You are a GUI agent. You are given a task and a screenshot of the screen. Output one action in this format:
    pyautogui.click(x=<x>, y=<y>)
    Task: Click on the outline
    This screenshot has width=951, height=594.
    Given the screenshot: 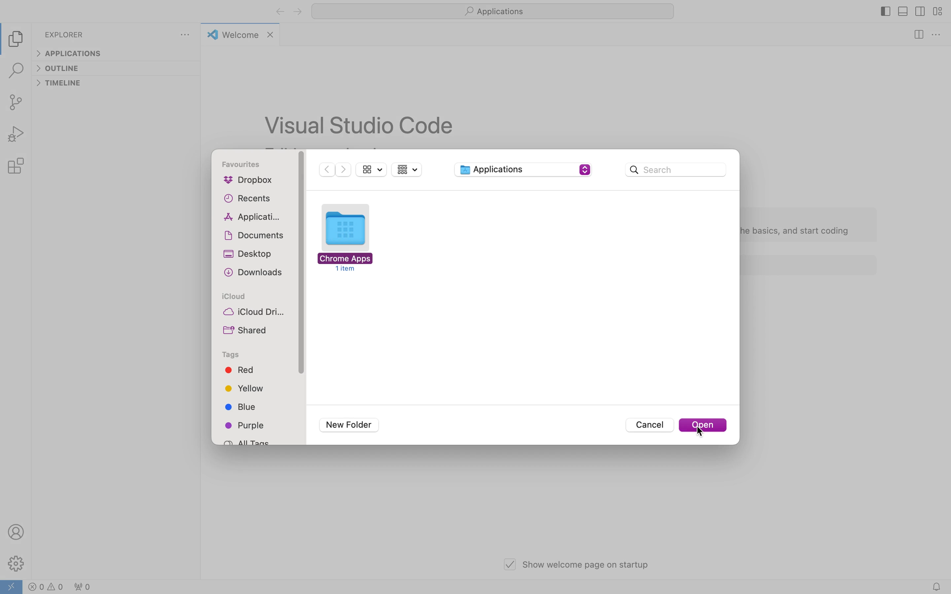 What is the action you would take?
    pyautogui.click(x=62, y=68)
    